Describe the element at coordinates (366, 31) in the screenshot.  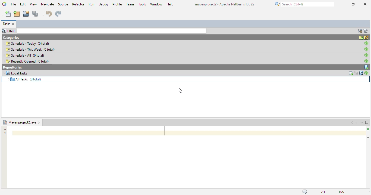
I see `set tasks window filter` at that location.